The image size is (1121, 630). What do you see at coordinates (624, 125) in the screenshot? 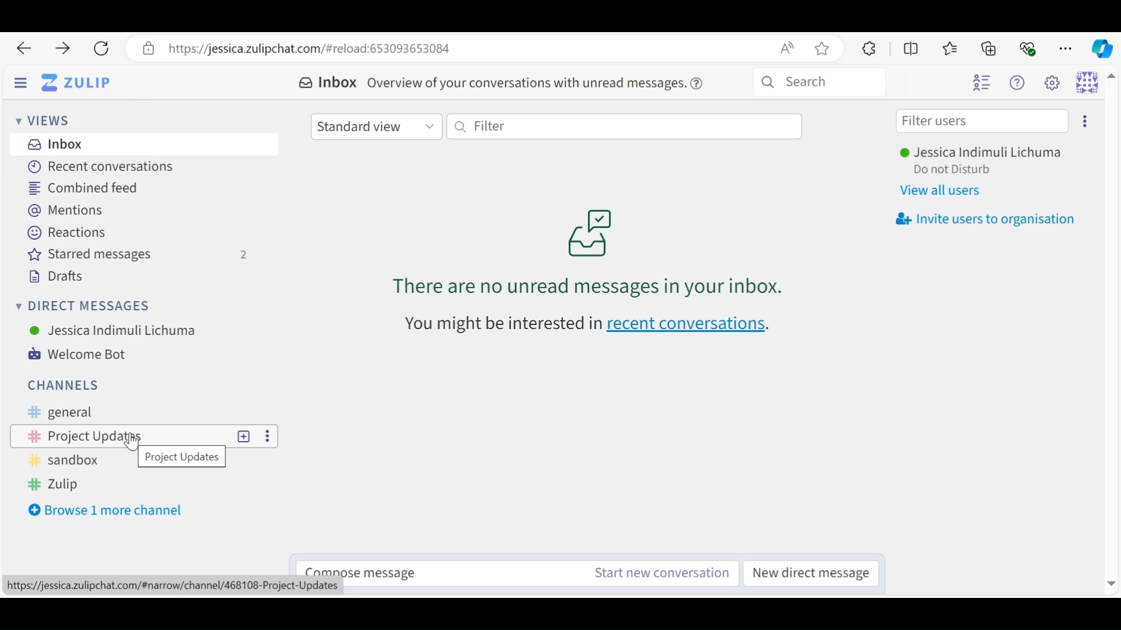
I see `Filter` at bounding box center [624, 125].